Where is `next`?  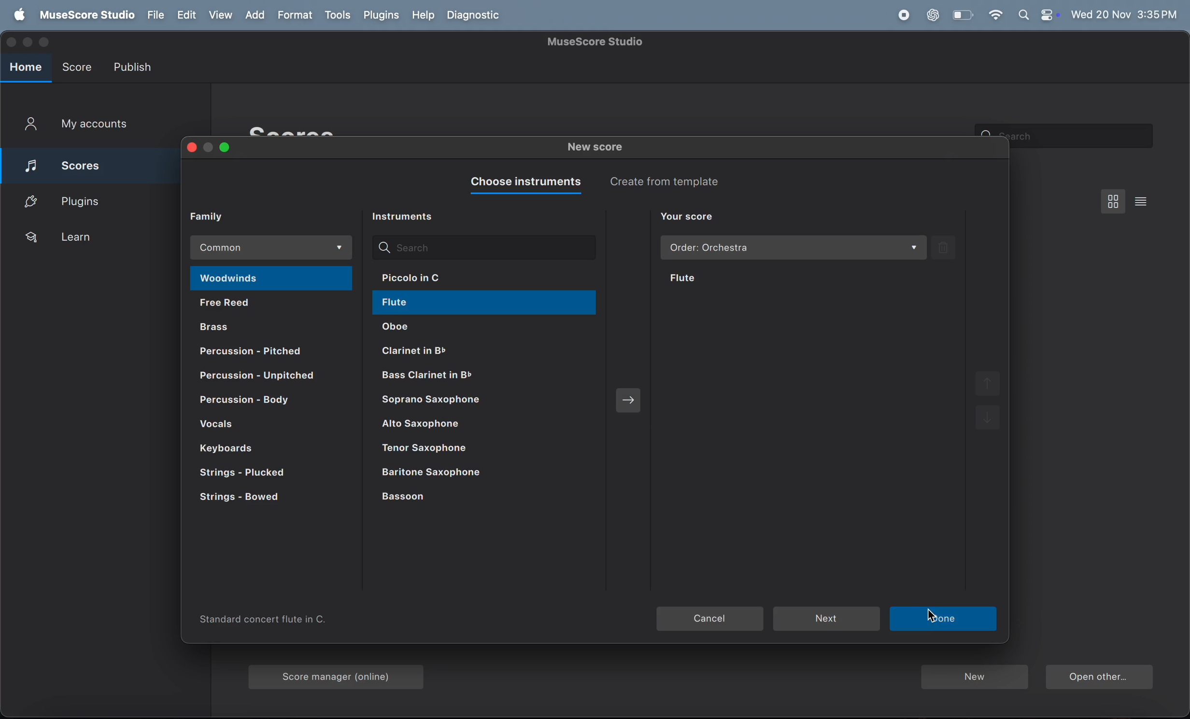 next is located at coordinates (945, 619).